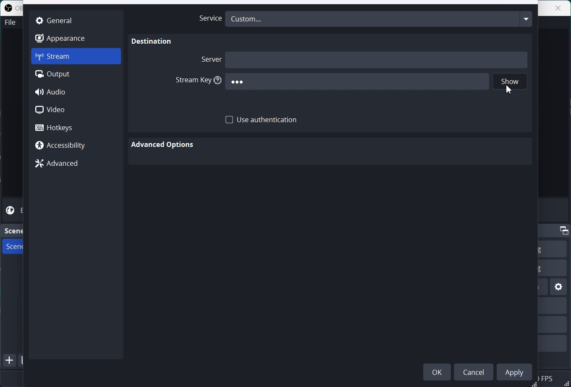 This screenshot has width=571, height=387. Describe the element at coordinates (76, 164) in the screenshot. I see `Advanced` at that location.